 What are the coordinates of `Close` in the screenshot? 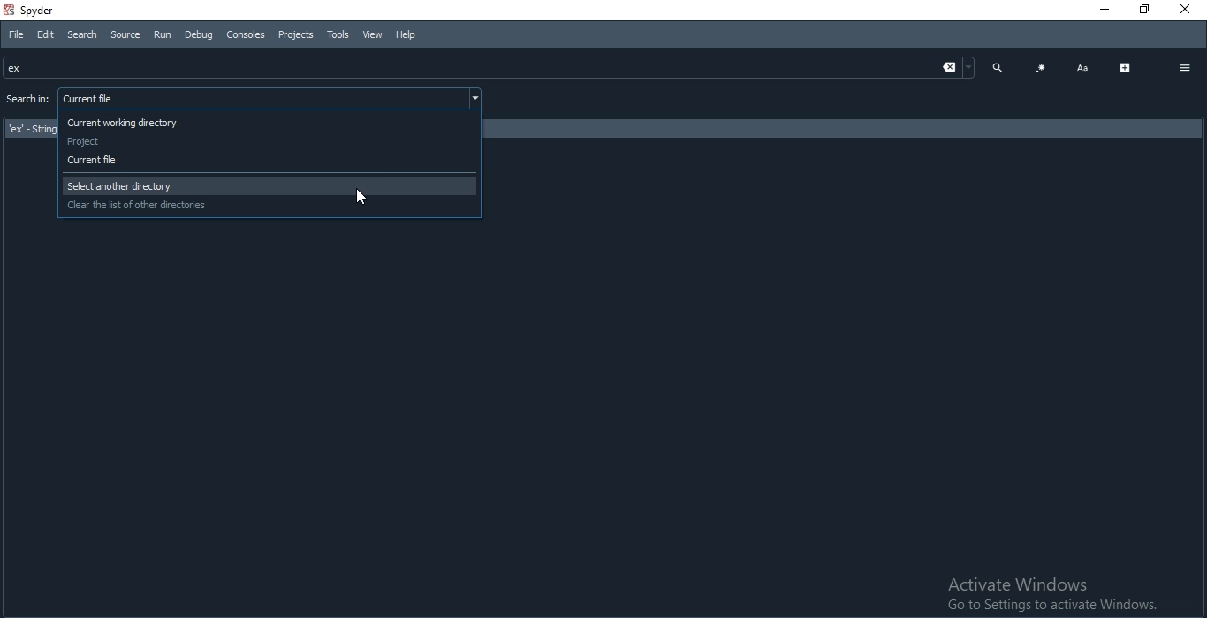 It's located at (1188, 11).